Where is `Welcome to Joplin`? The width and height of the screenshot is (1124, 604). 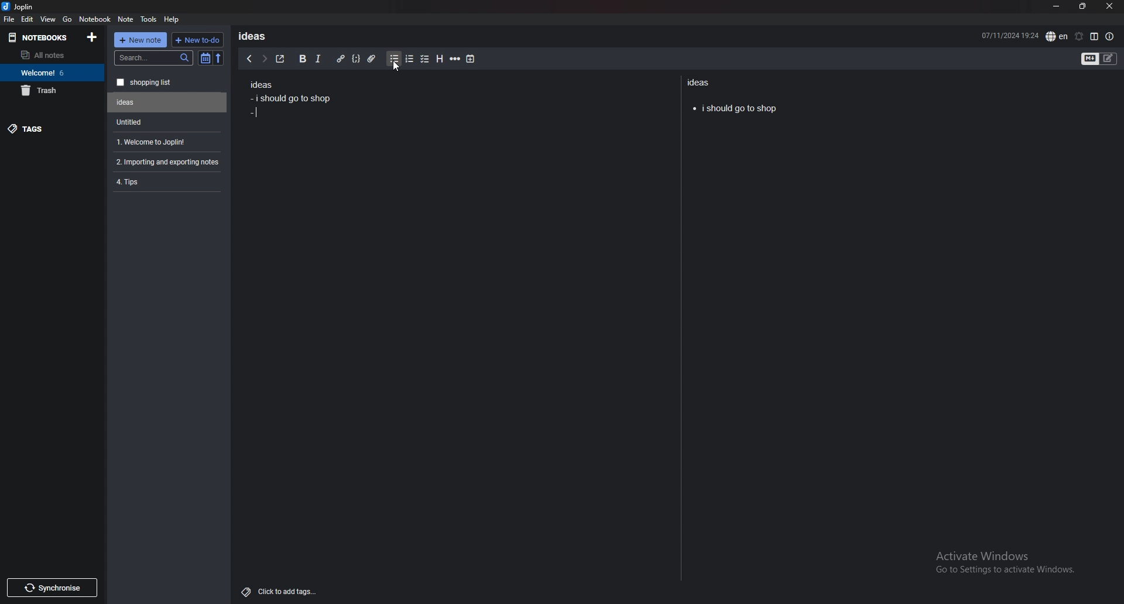 Welcome to Joplin is located at coordinates (165, 142).